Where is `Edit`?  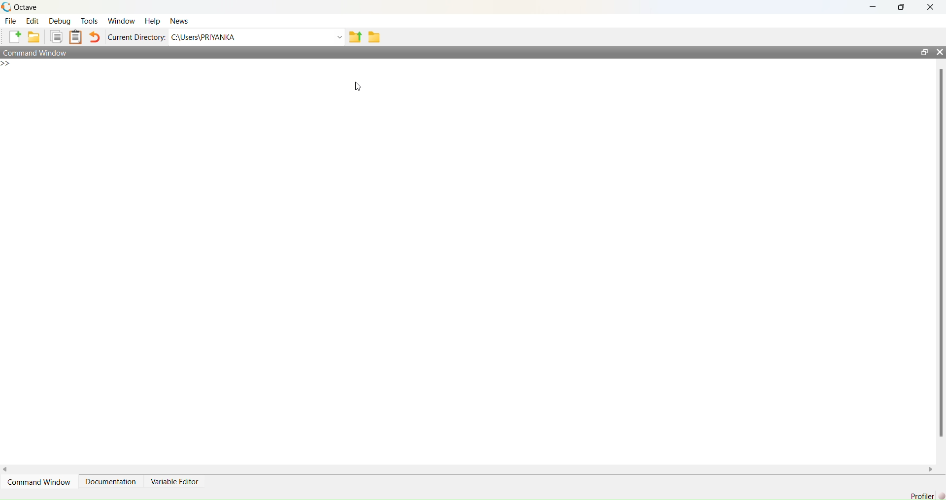
Edit is located at coordinates (34, 21).